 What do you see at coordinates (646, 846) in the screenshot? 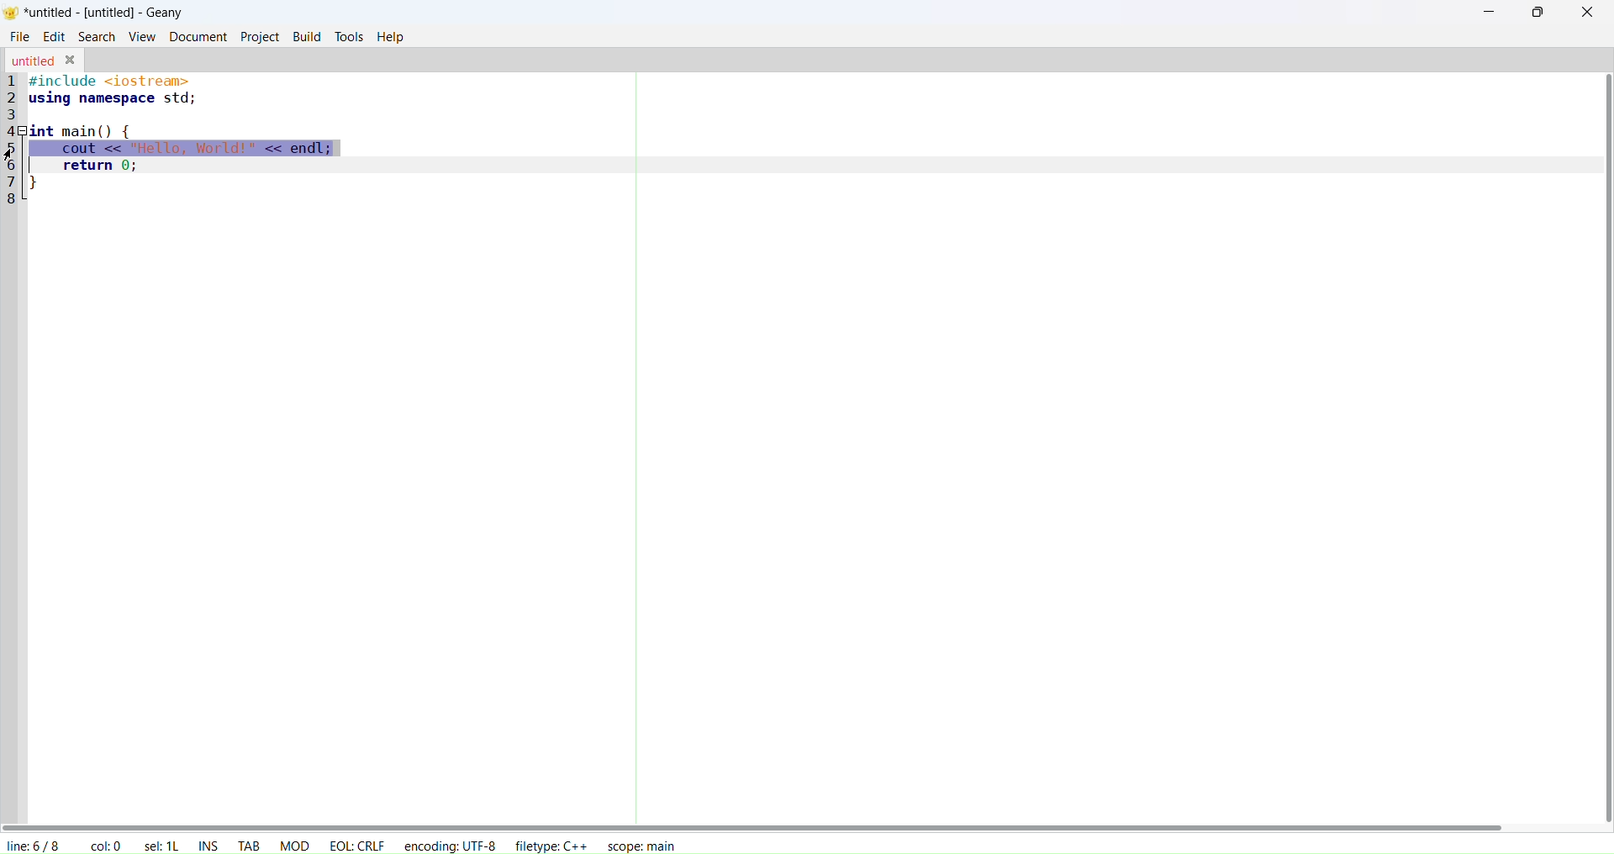
I see `scope: main` at bounding box center [646, 846].